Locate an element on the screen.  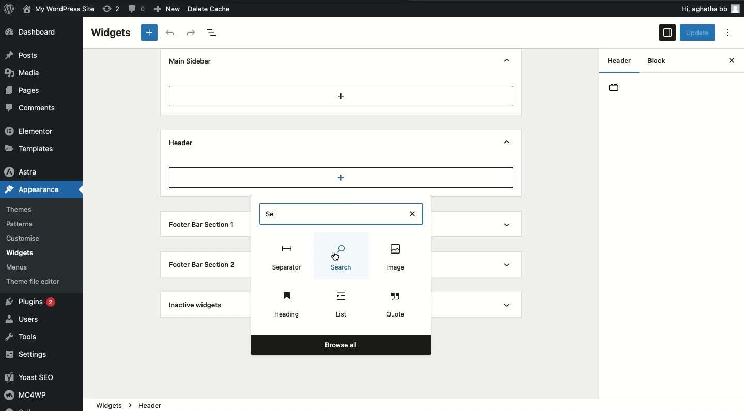
Customise is located at coordinates (25, 238).